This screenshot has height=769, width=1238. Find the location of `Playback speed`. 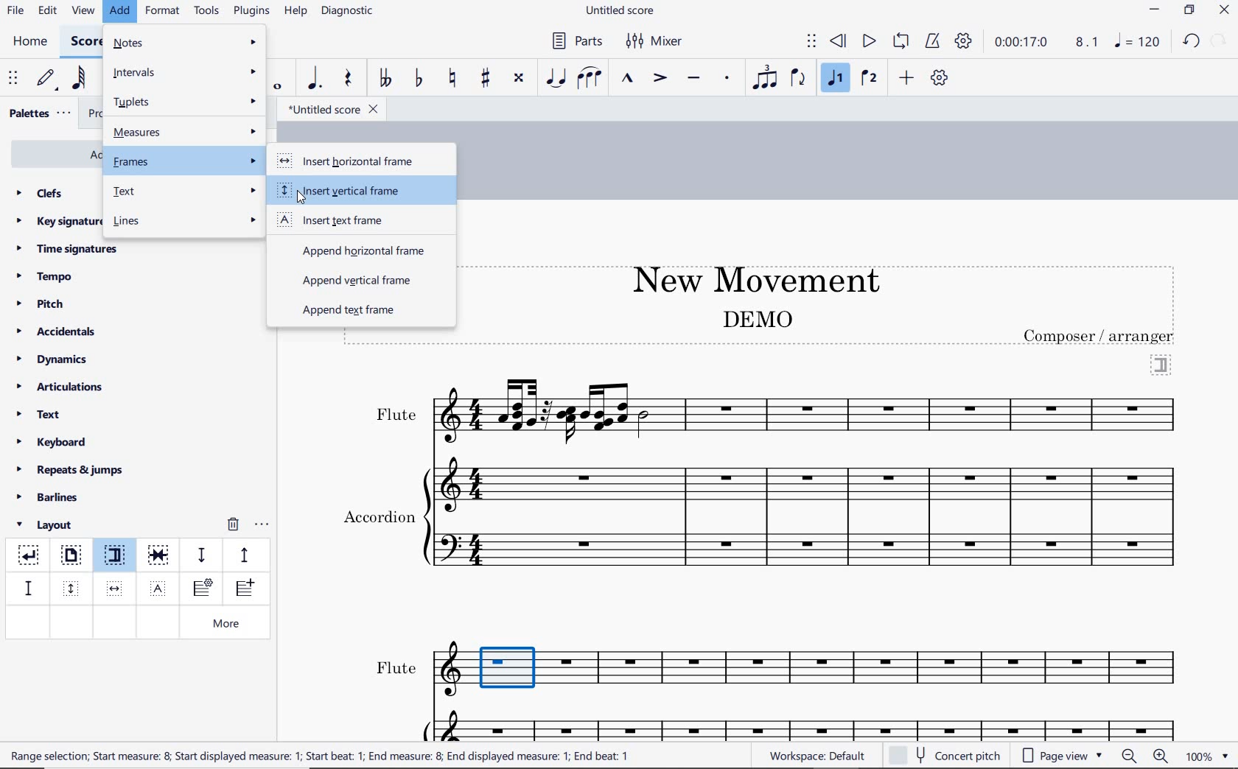

Playback speed is located at coordinates (1088, 43).